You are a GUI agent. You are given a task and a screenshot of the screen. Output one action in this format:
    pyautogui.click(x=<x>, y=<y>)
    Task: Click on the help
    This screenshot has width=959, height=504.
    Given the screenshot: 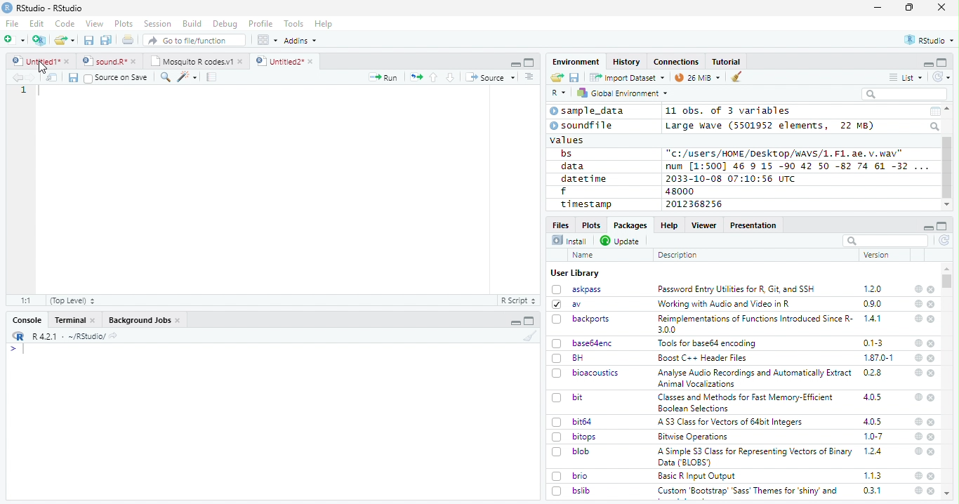 What is the action you would take?
    pyautogui.click(x=918, y=343)
    